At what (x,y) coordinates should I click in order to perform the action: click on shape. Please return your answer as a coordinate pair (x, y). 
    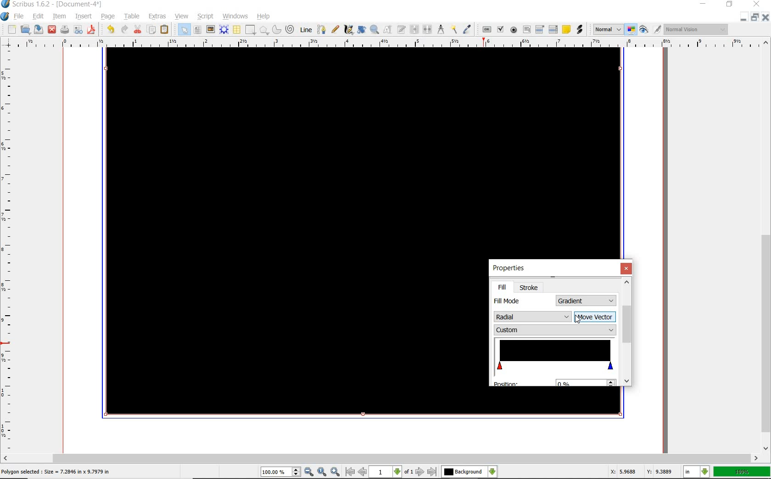
    Looking at the image, I should click on (251, 30).